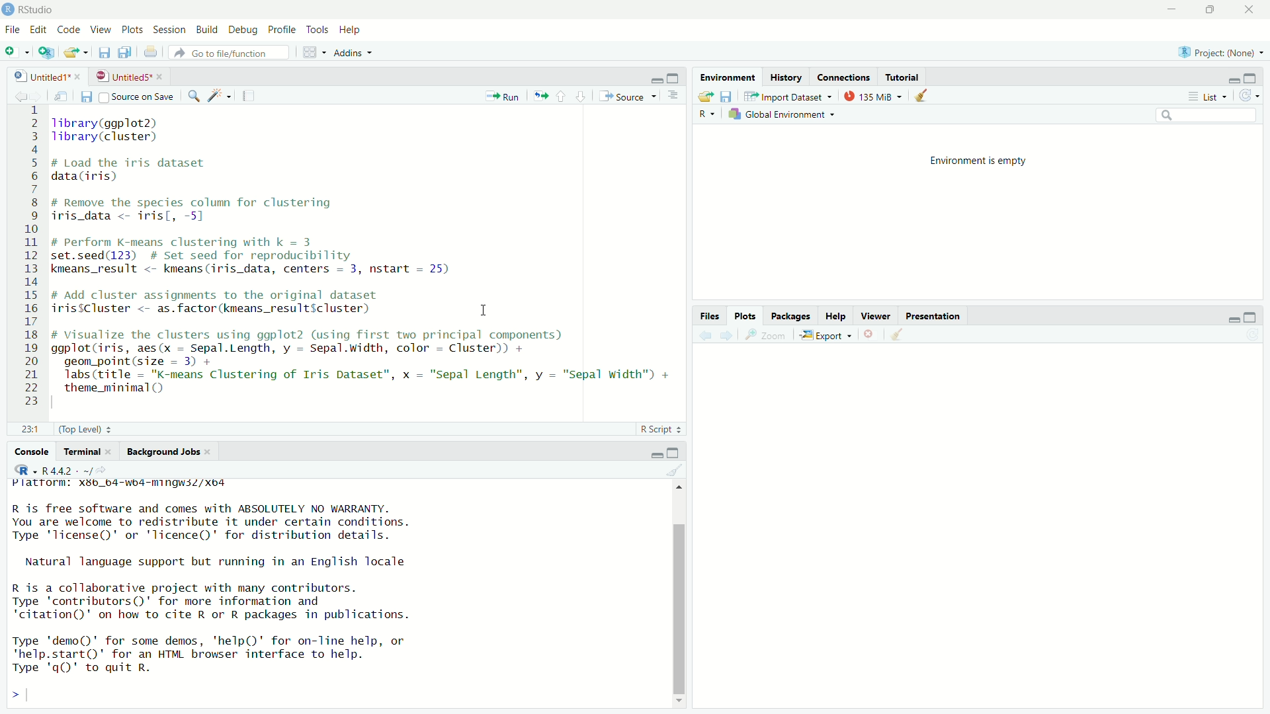 This screenshot has width=1270, height=714. Describe the element at coordinates (230, 52) in the screenshot. I see `go to file/function` at that location.